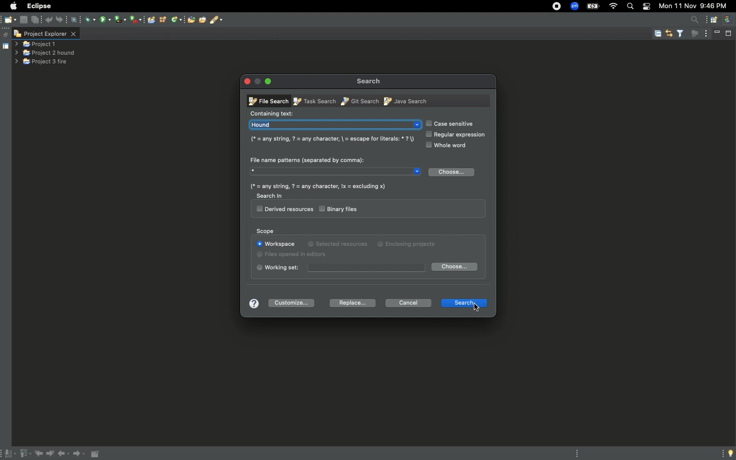  I want to click on Search in, so click(269, 196).